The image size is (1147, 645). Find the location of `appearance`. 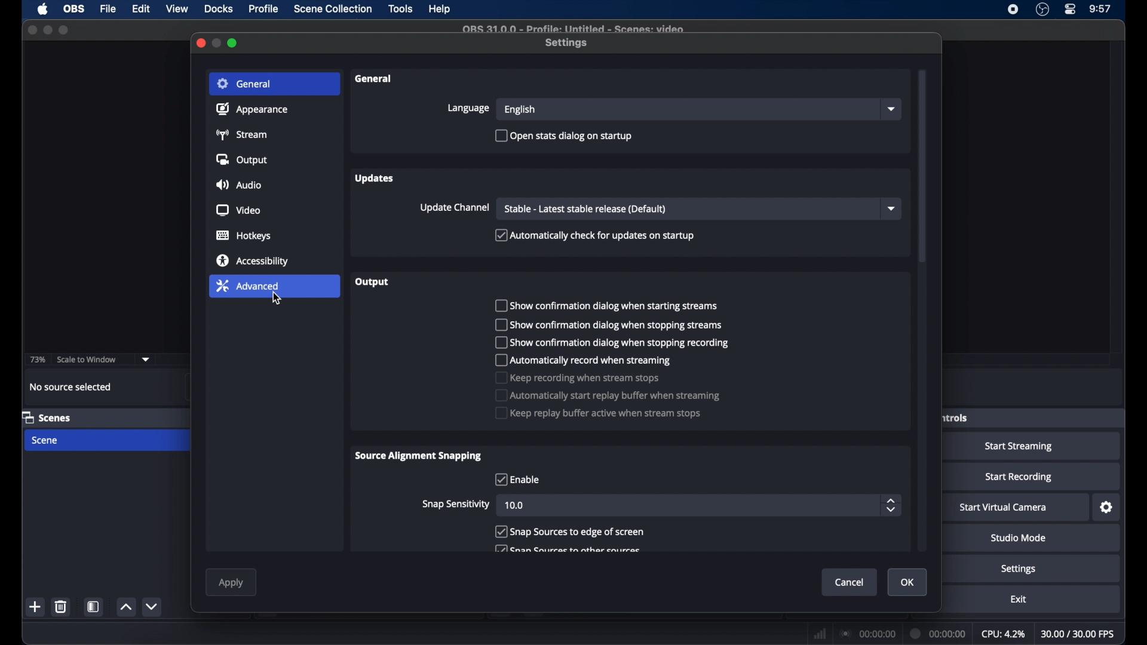

appearance is located at coordinates (252, 109).